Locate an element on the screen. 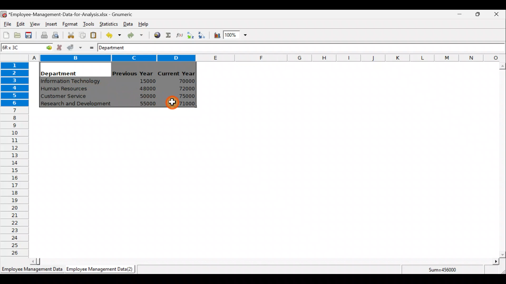  Cell name 6R x 3C is located at coordinates (17, 47).